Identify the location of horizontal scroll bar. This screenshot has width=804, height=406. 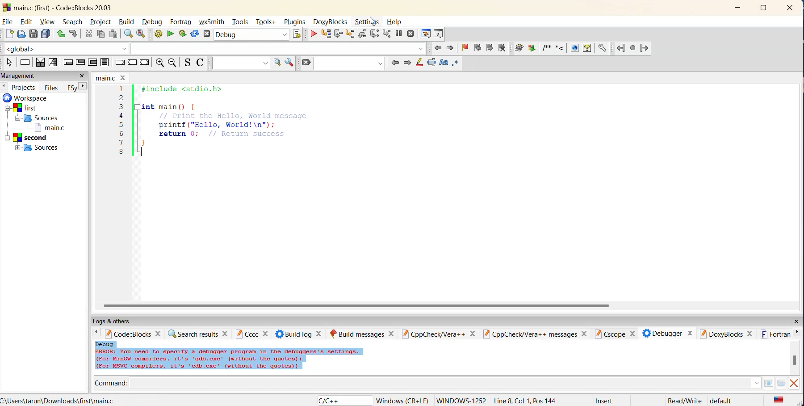
(360, 306).